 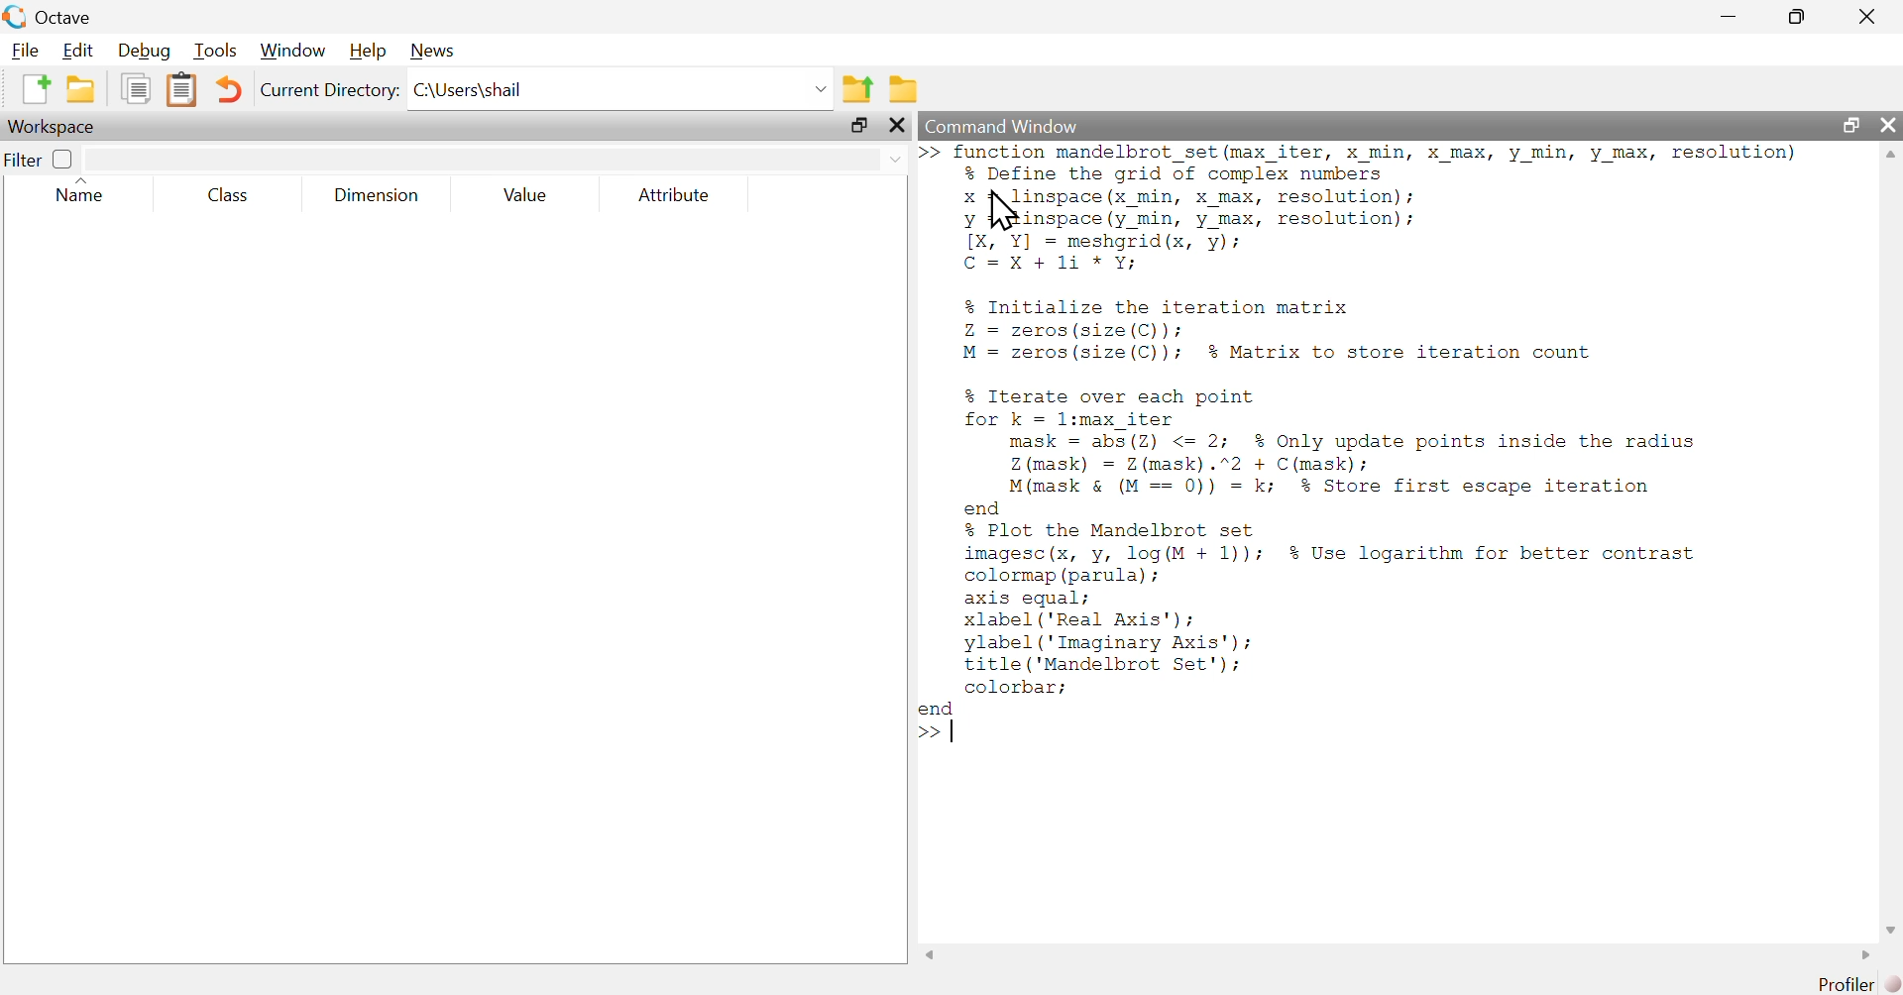 What do you see at coordinates (898, 127) in the screenshot?
I see `close` at bounding box center [898, 127].